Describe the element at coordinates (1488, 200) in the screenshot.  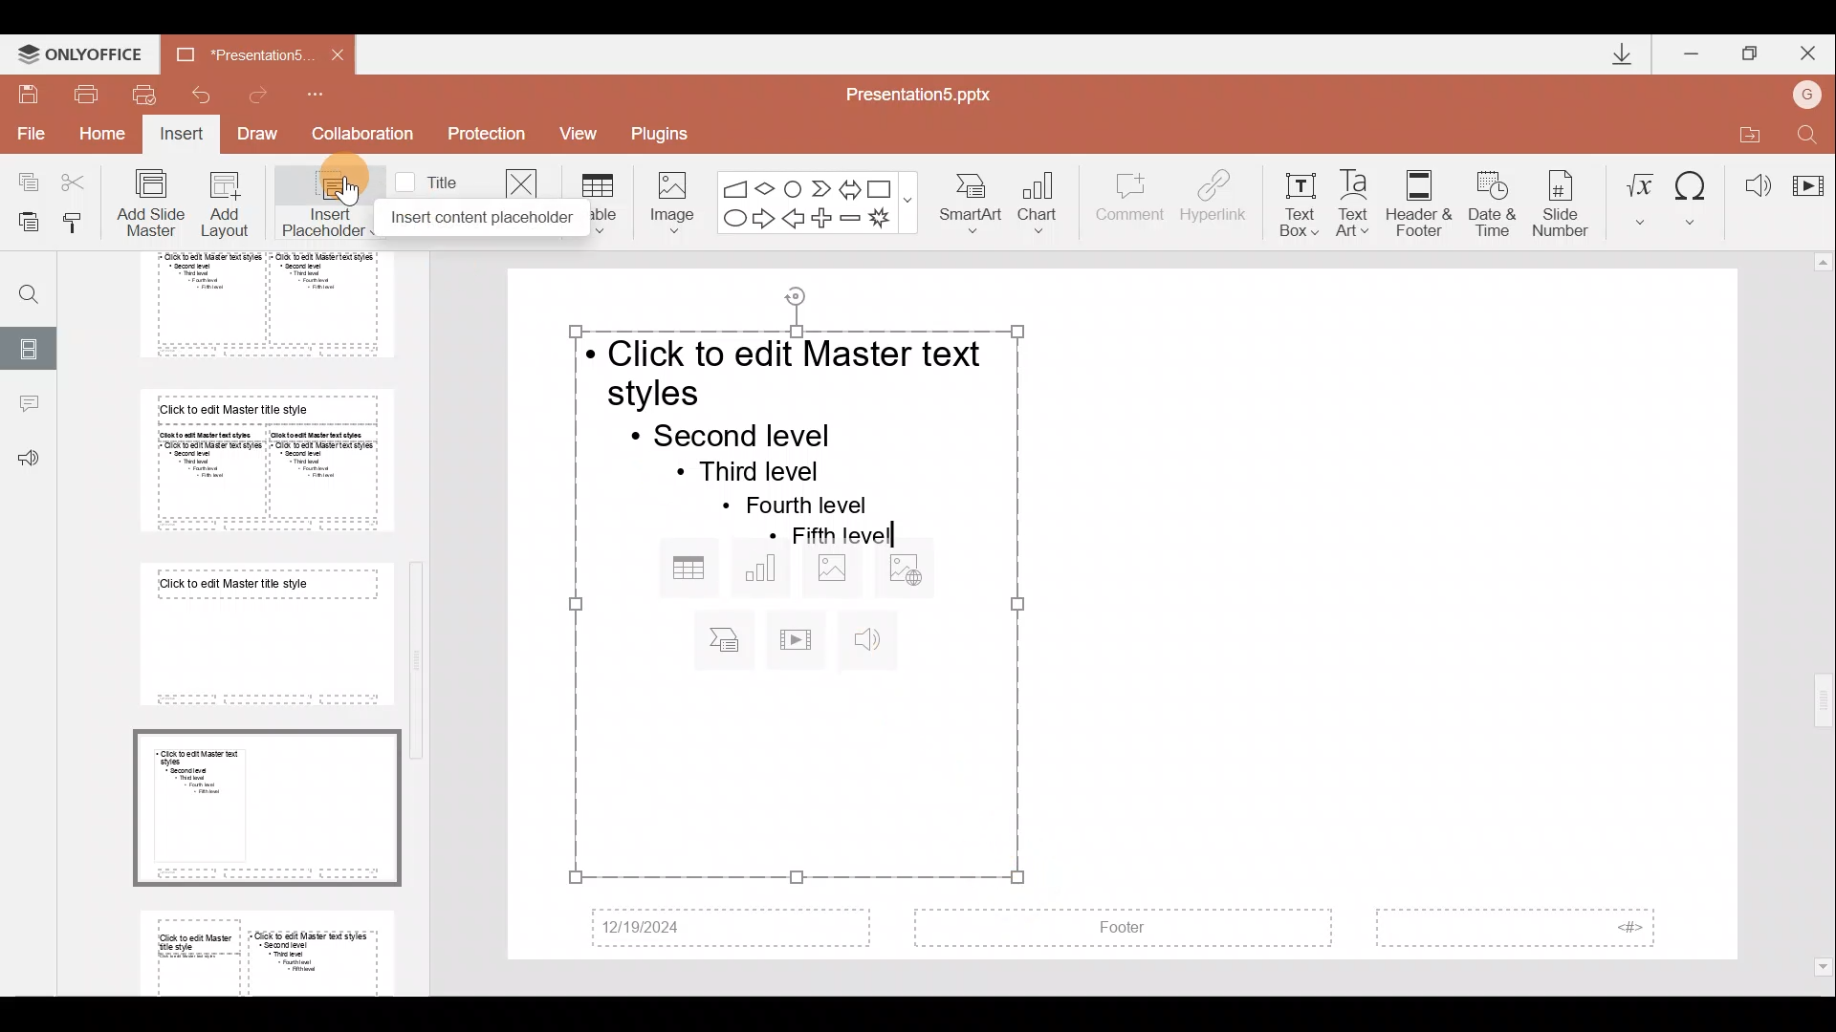
I see `Date & time` at that location.